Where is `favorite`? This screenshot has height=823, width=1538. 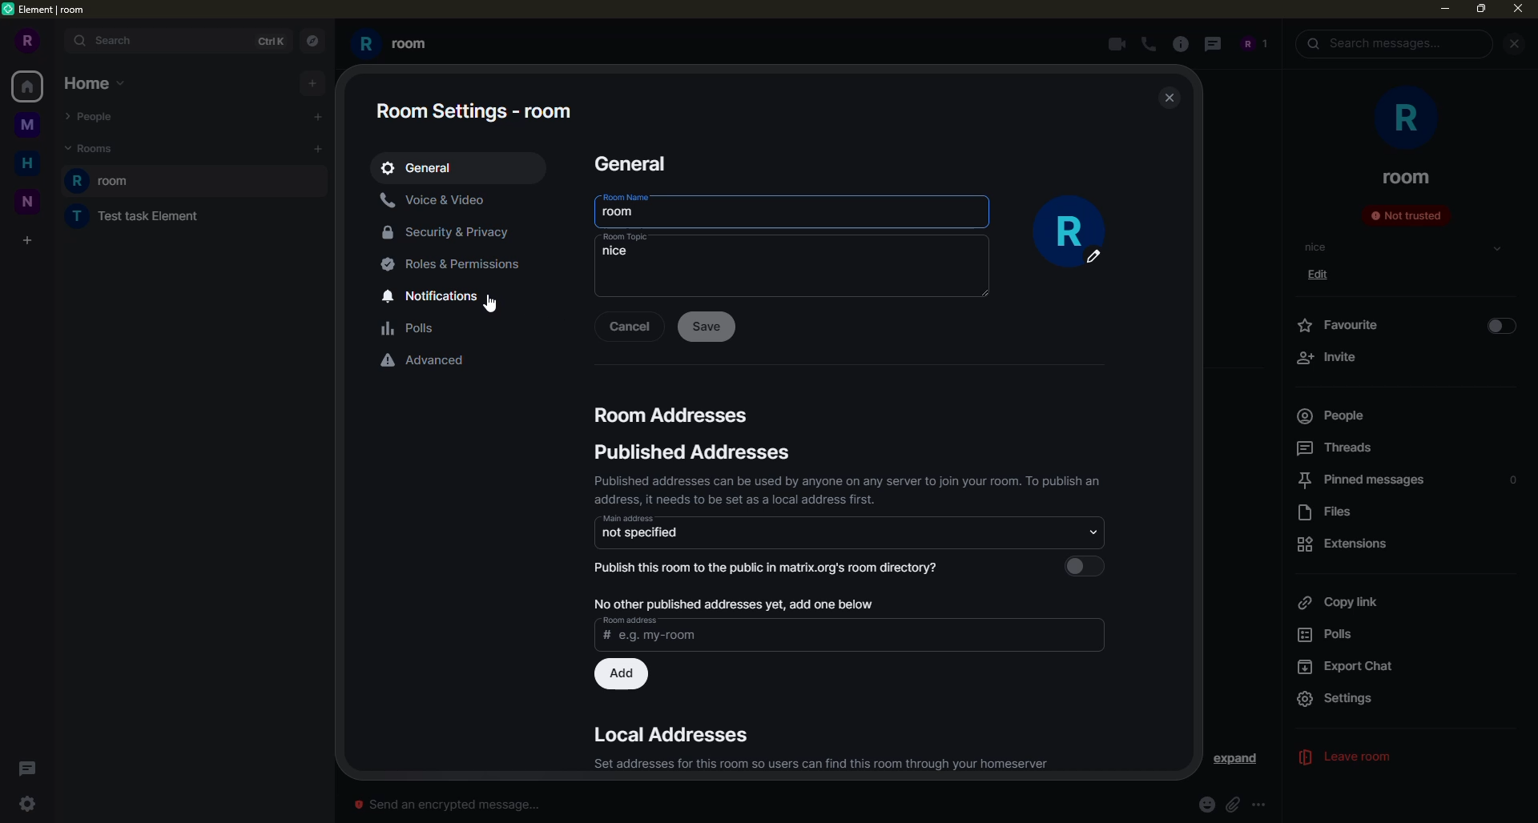
favorite is located at coordinates (1345, 325).